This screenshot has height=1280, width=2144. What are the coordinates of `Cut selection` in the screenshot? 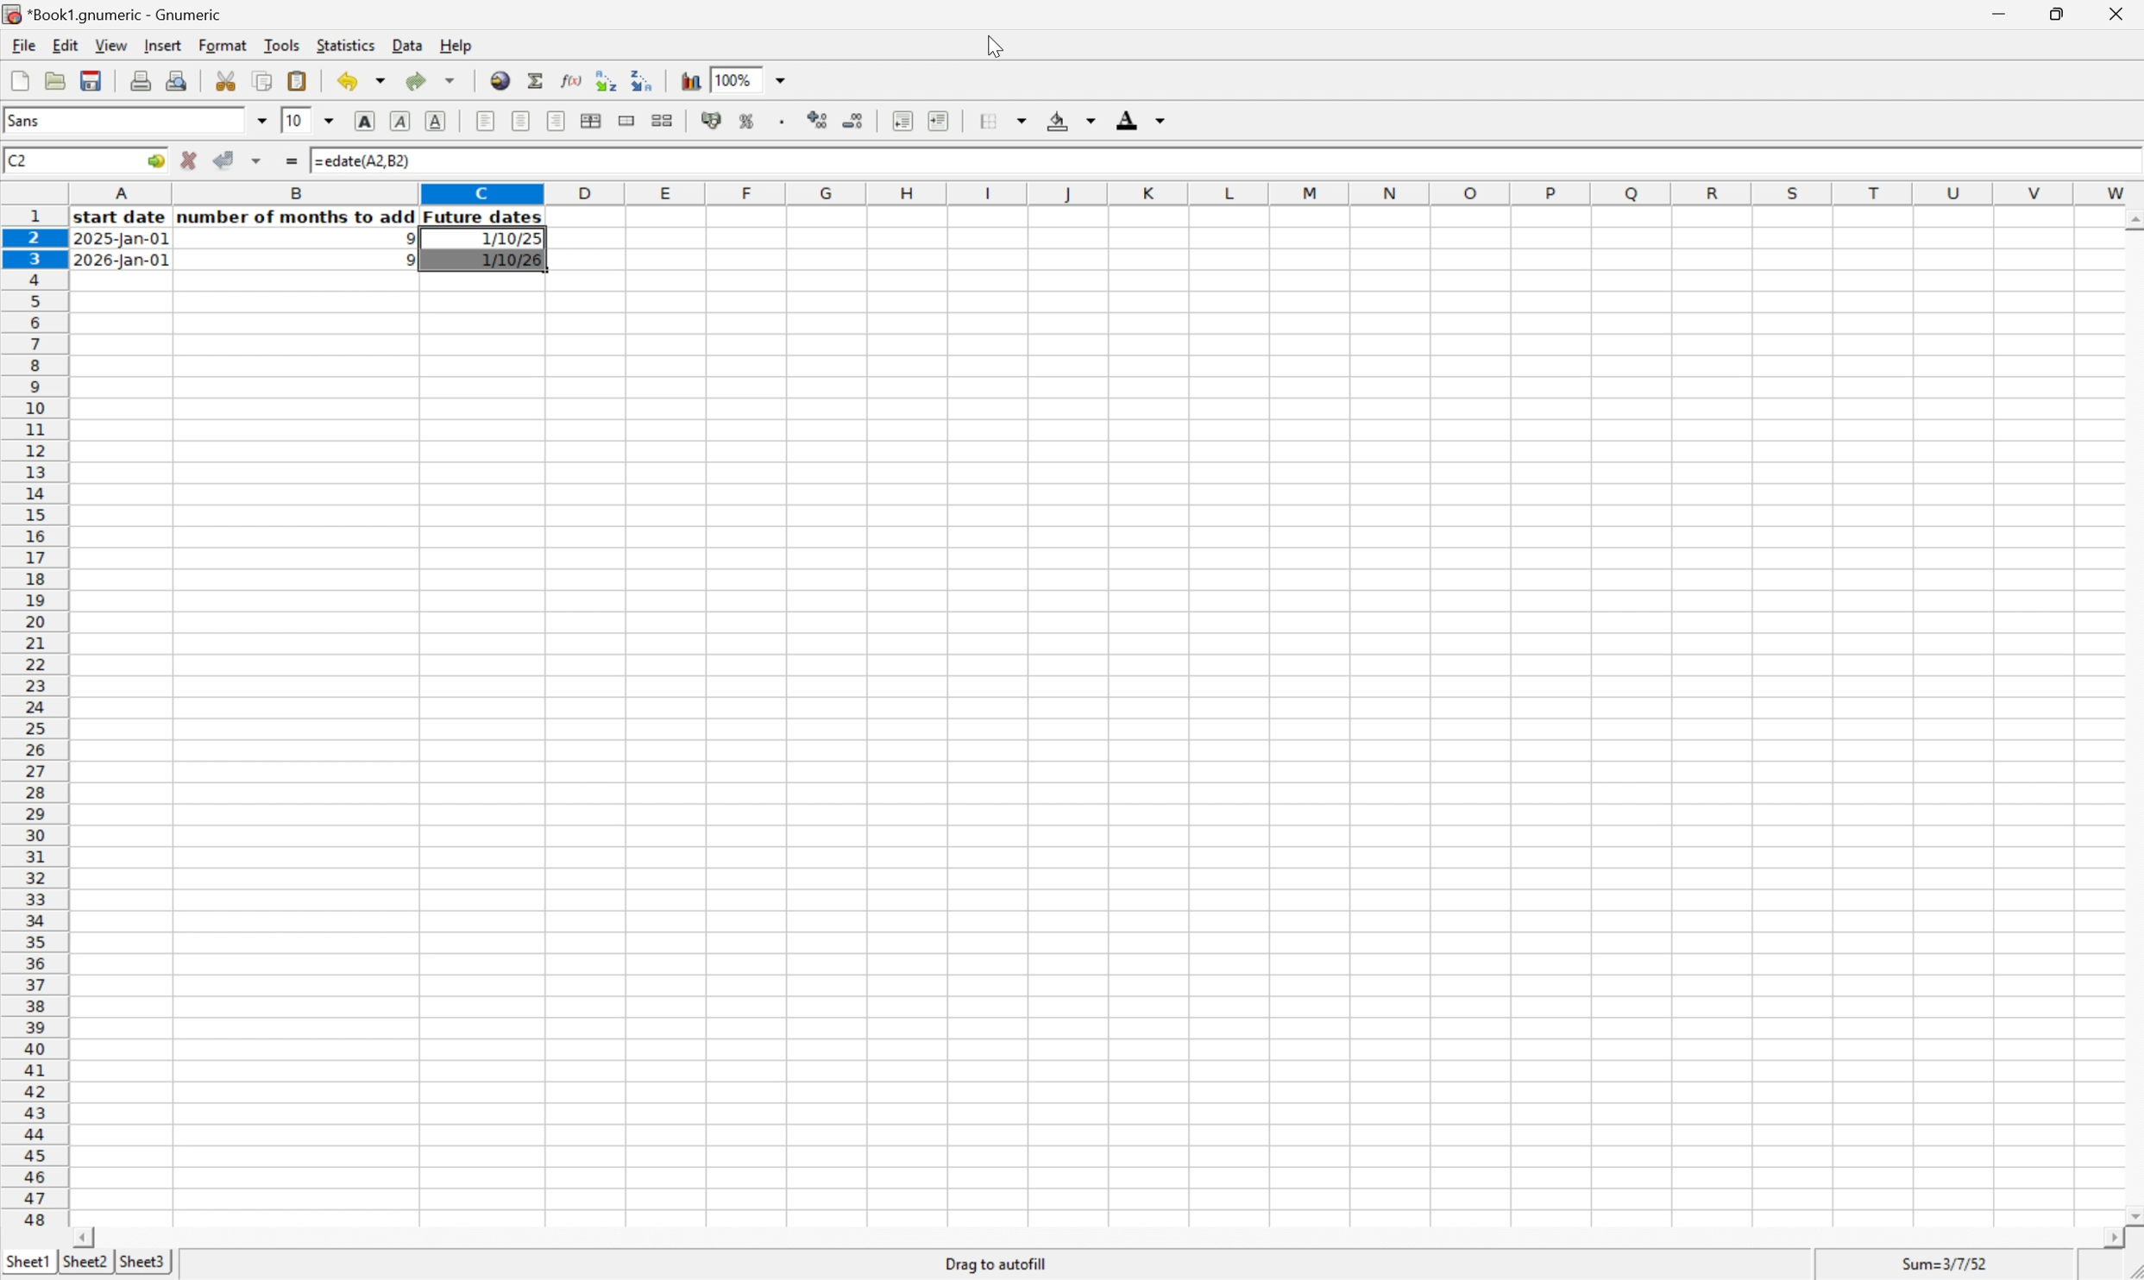 It's located at (228, 78).